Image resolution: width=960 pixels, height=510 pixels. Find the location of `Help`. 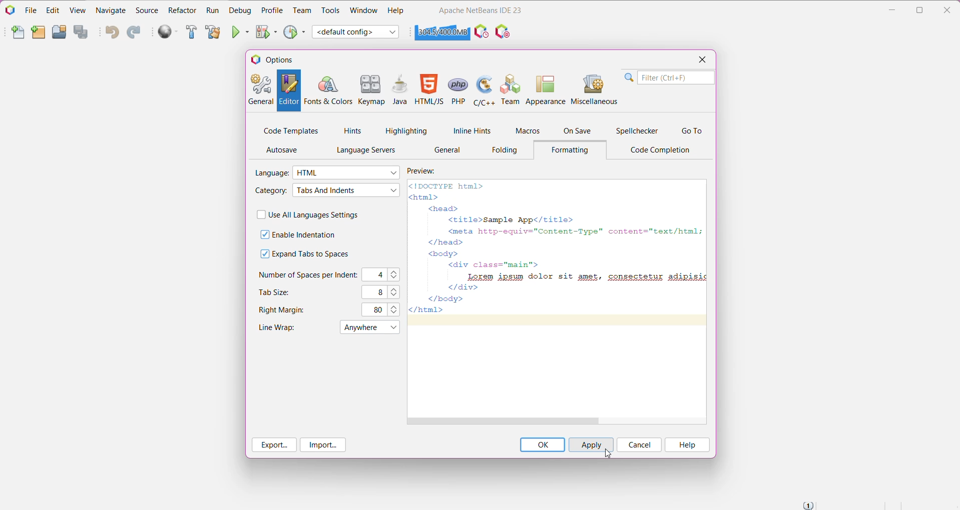

Help is located at coordinates (687, 445).